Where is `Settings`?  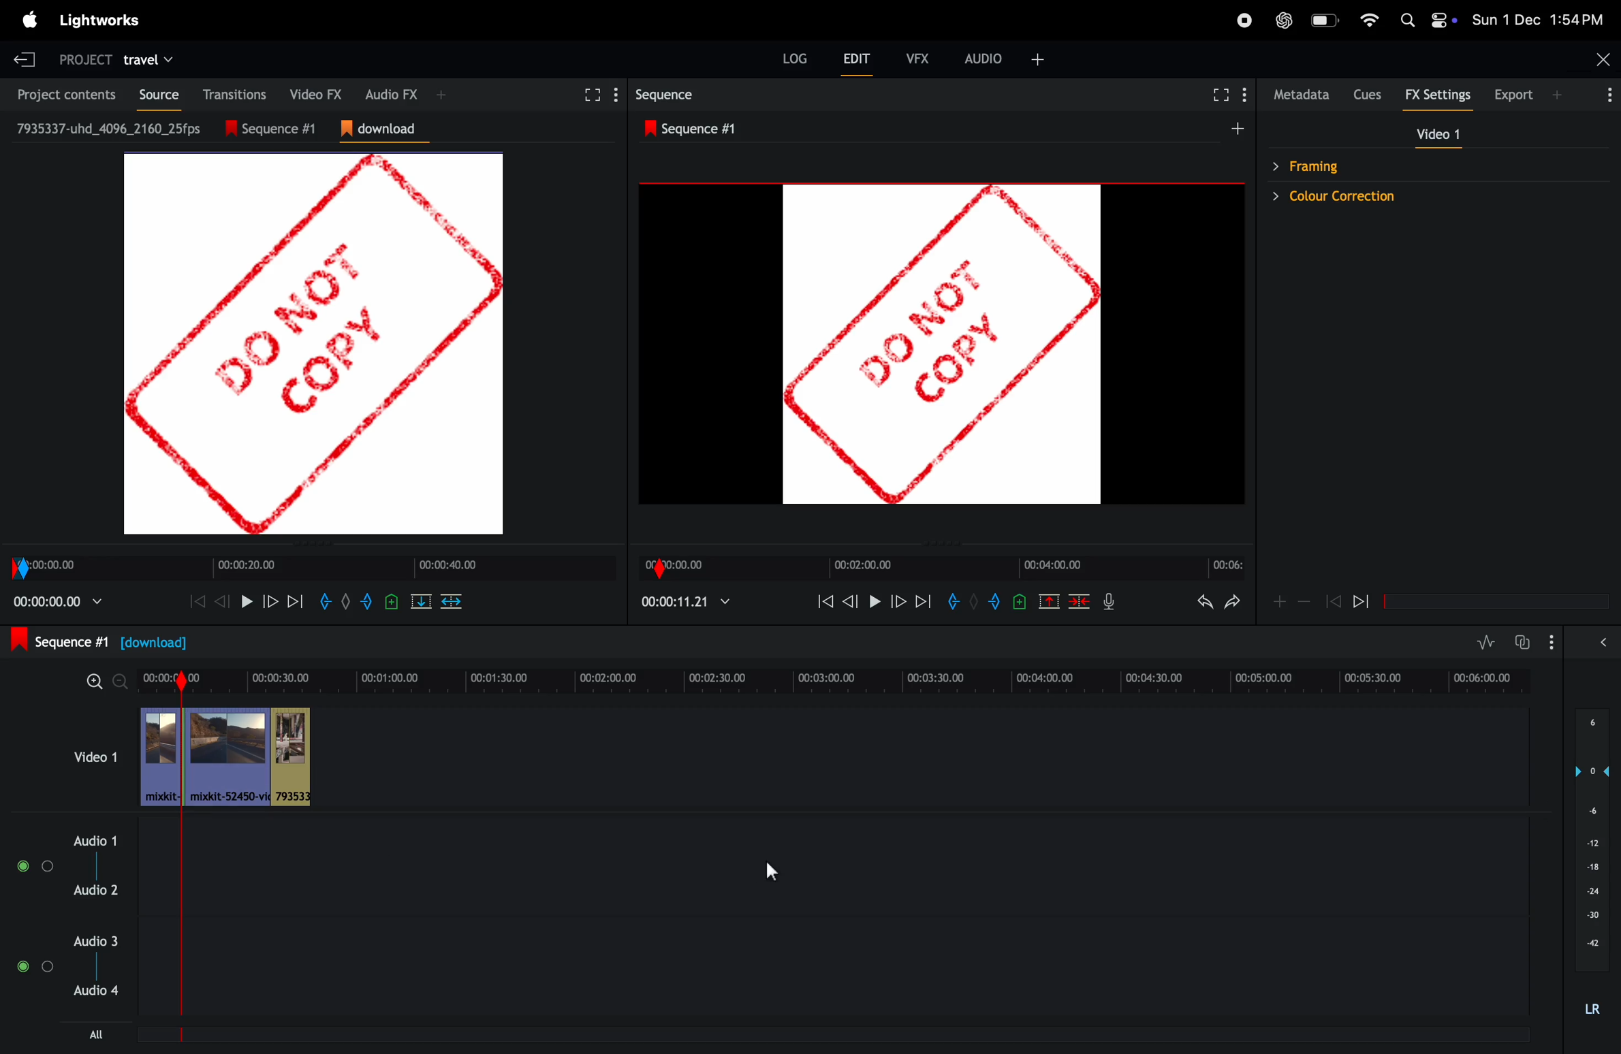
Settings is located at coordinates (1244, 94).